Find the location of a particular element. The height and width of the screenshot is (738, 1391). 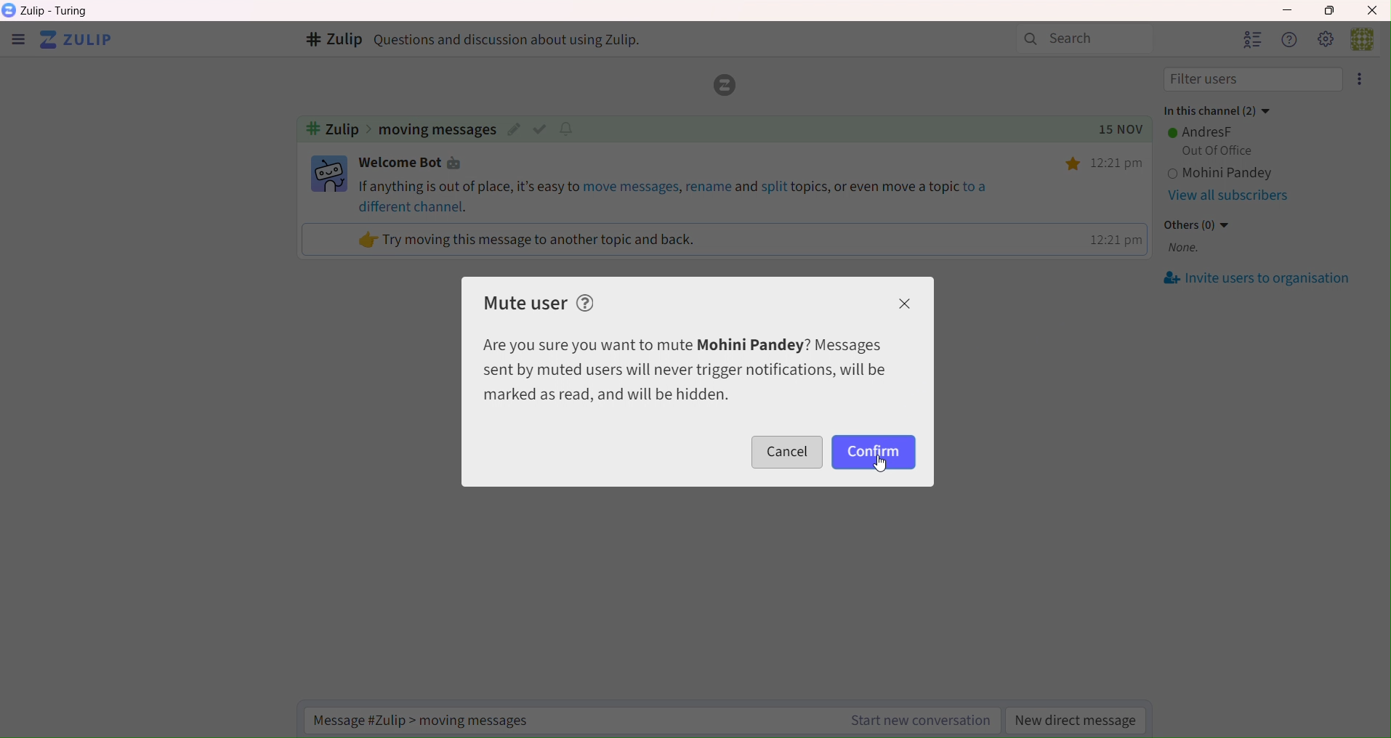

ZuLip is located at coordinates (81, 41).